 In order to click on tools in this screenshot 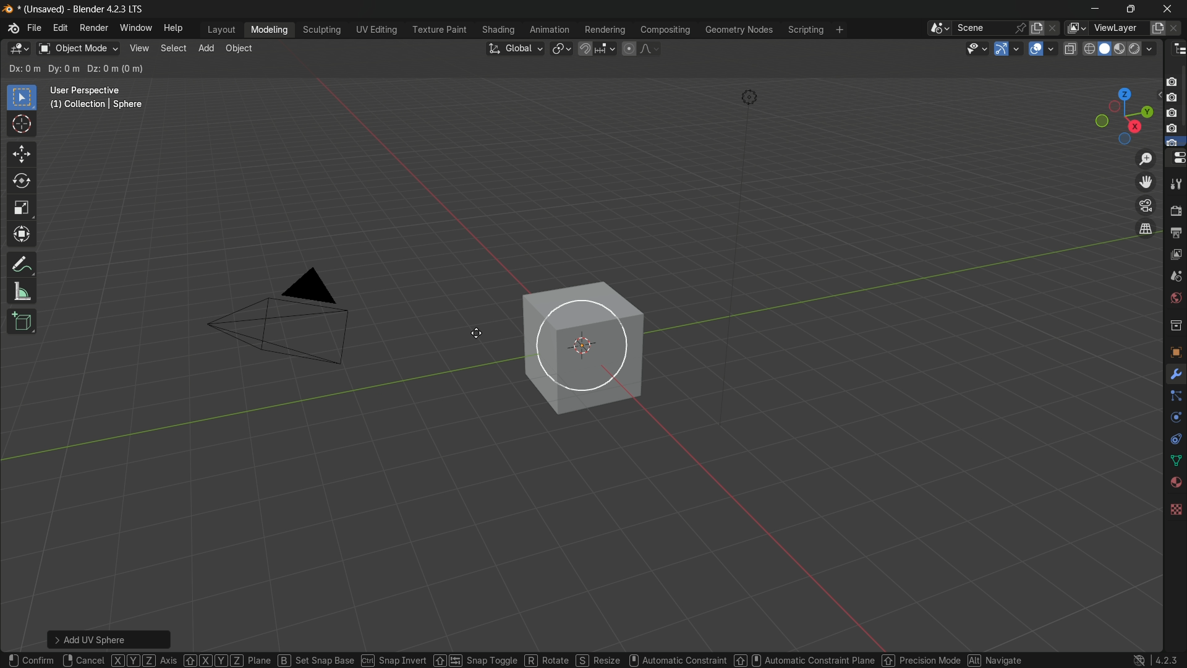, I will do `click(1175, 182)`.